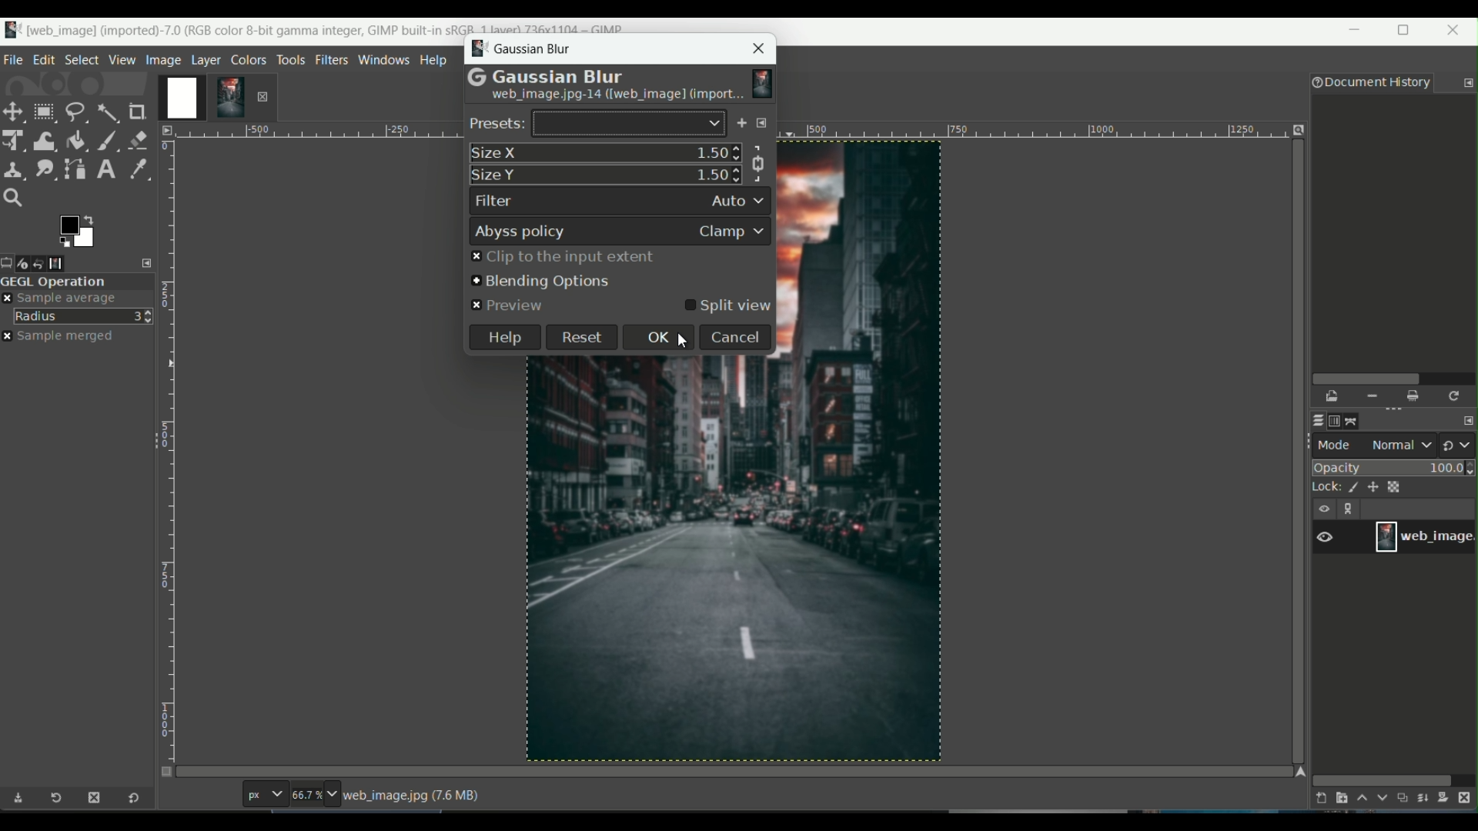  What do you see at coordinates (84, 315) in the screenshot?
I see `color picker average radius` at bounding box center [84, 315].